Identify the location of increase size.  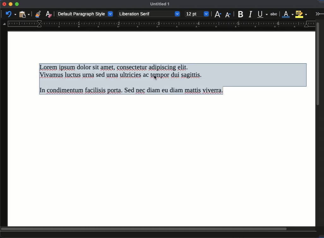
(218, 14).